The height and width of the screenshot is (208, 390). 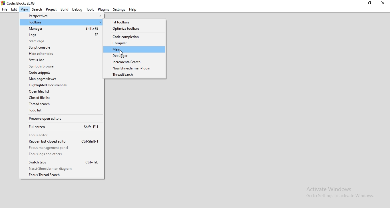 What do you see at coordinates (61, 169) in the screenshot?
I see `Nas-Shneiderman diagram` at bounding box center [61, 169].